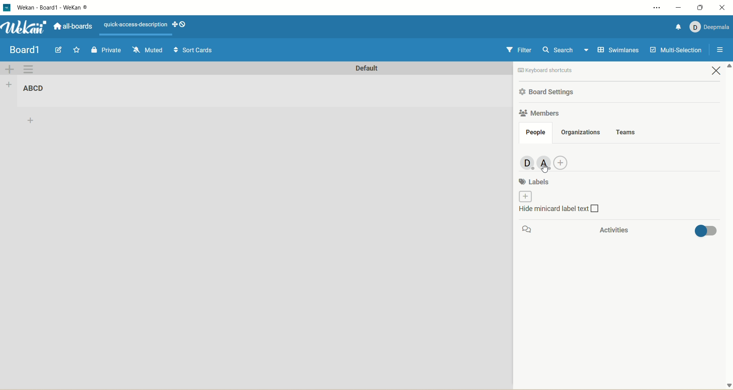 The height and width of the screenshot is (390, 733). Describe the element at coordinates (29, 70) in the screenshot. I see `swimlane actions` at that location.